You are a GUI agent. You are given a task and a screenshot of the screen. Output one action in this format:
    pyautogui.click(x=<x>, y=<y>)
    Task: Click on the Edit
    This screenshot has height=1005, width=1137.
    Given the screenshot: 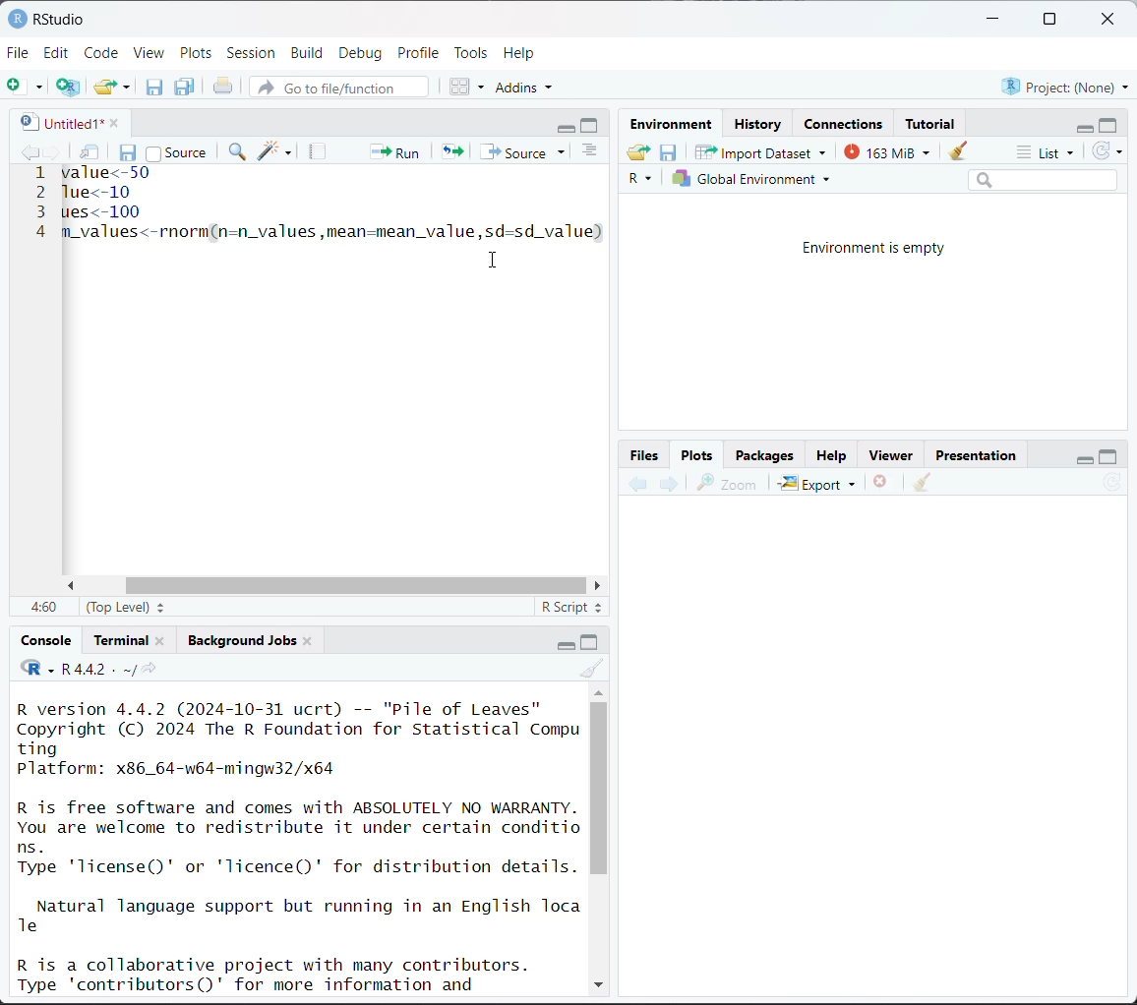 What is the action you would take?
    pyautogui.click(x=59, y=52)
    